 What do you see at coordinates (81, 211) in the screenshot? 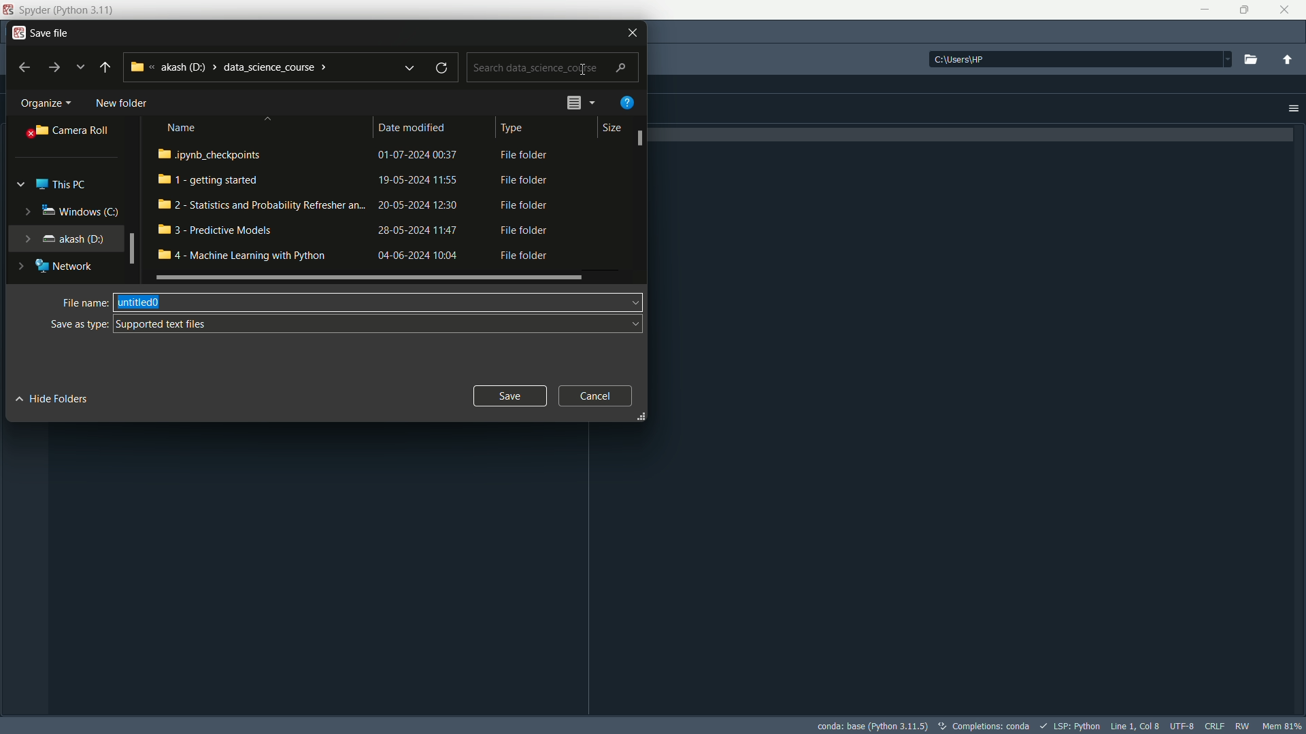
I see `Windows c:` at bounding box center [81, 211].